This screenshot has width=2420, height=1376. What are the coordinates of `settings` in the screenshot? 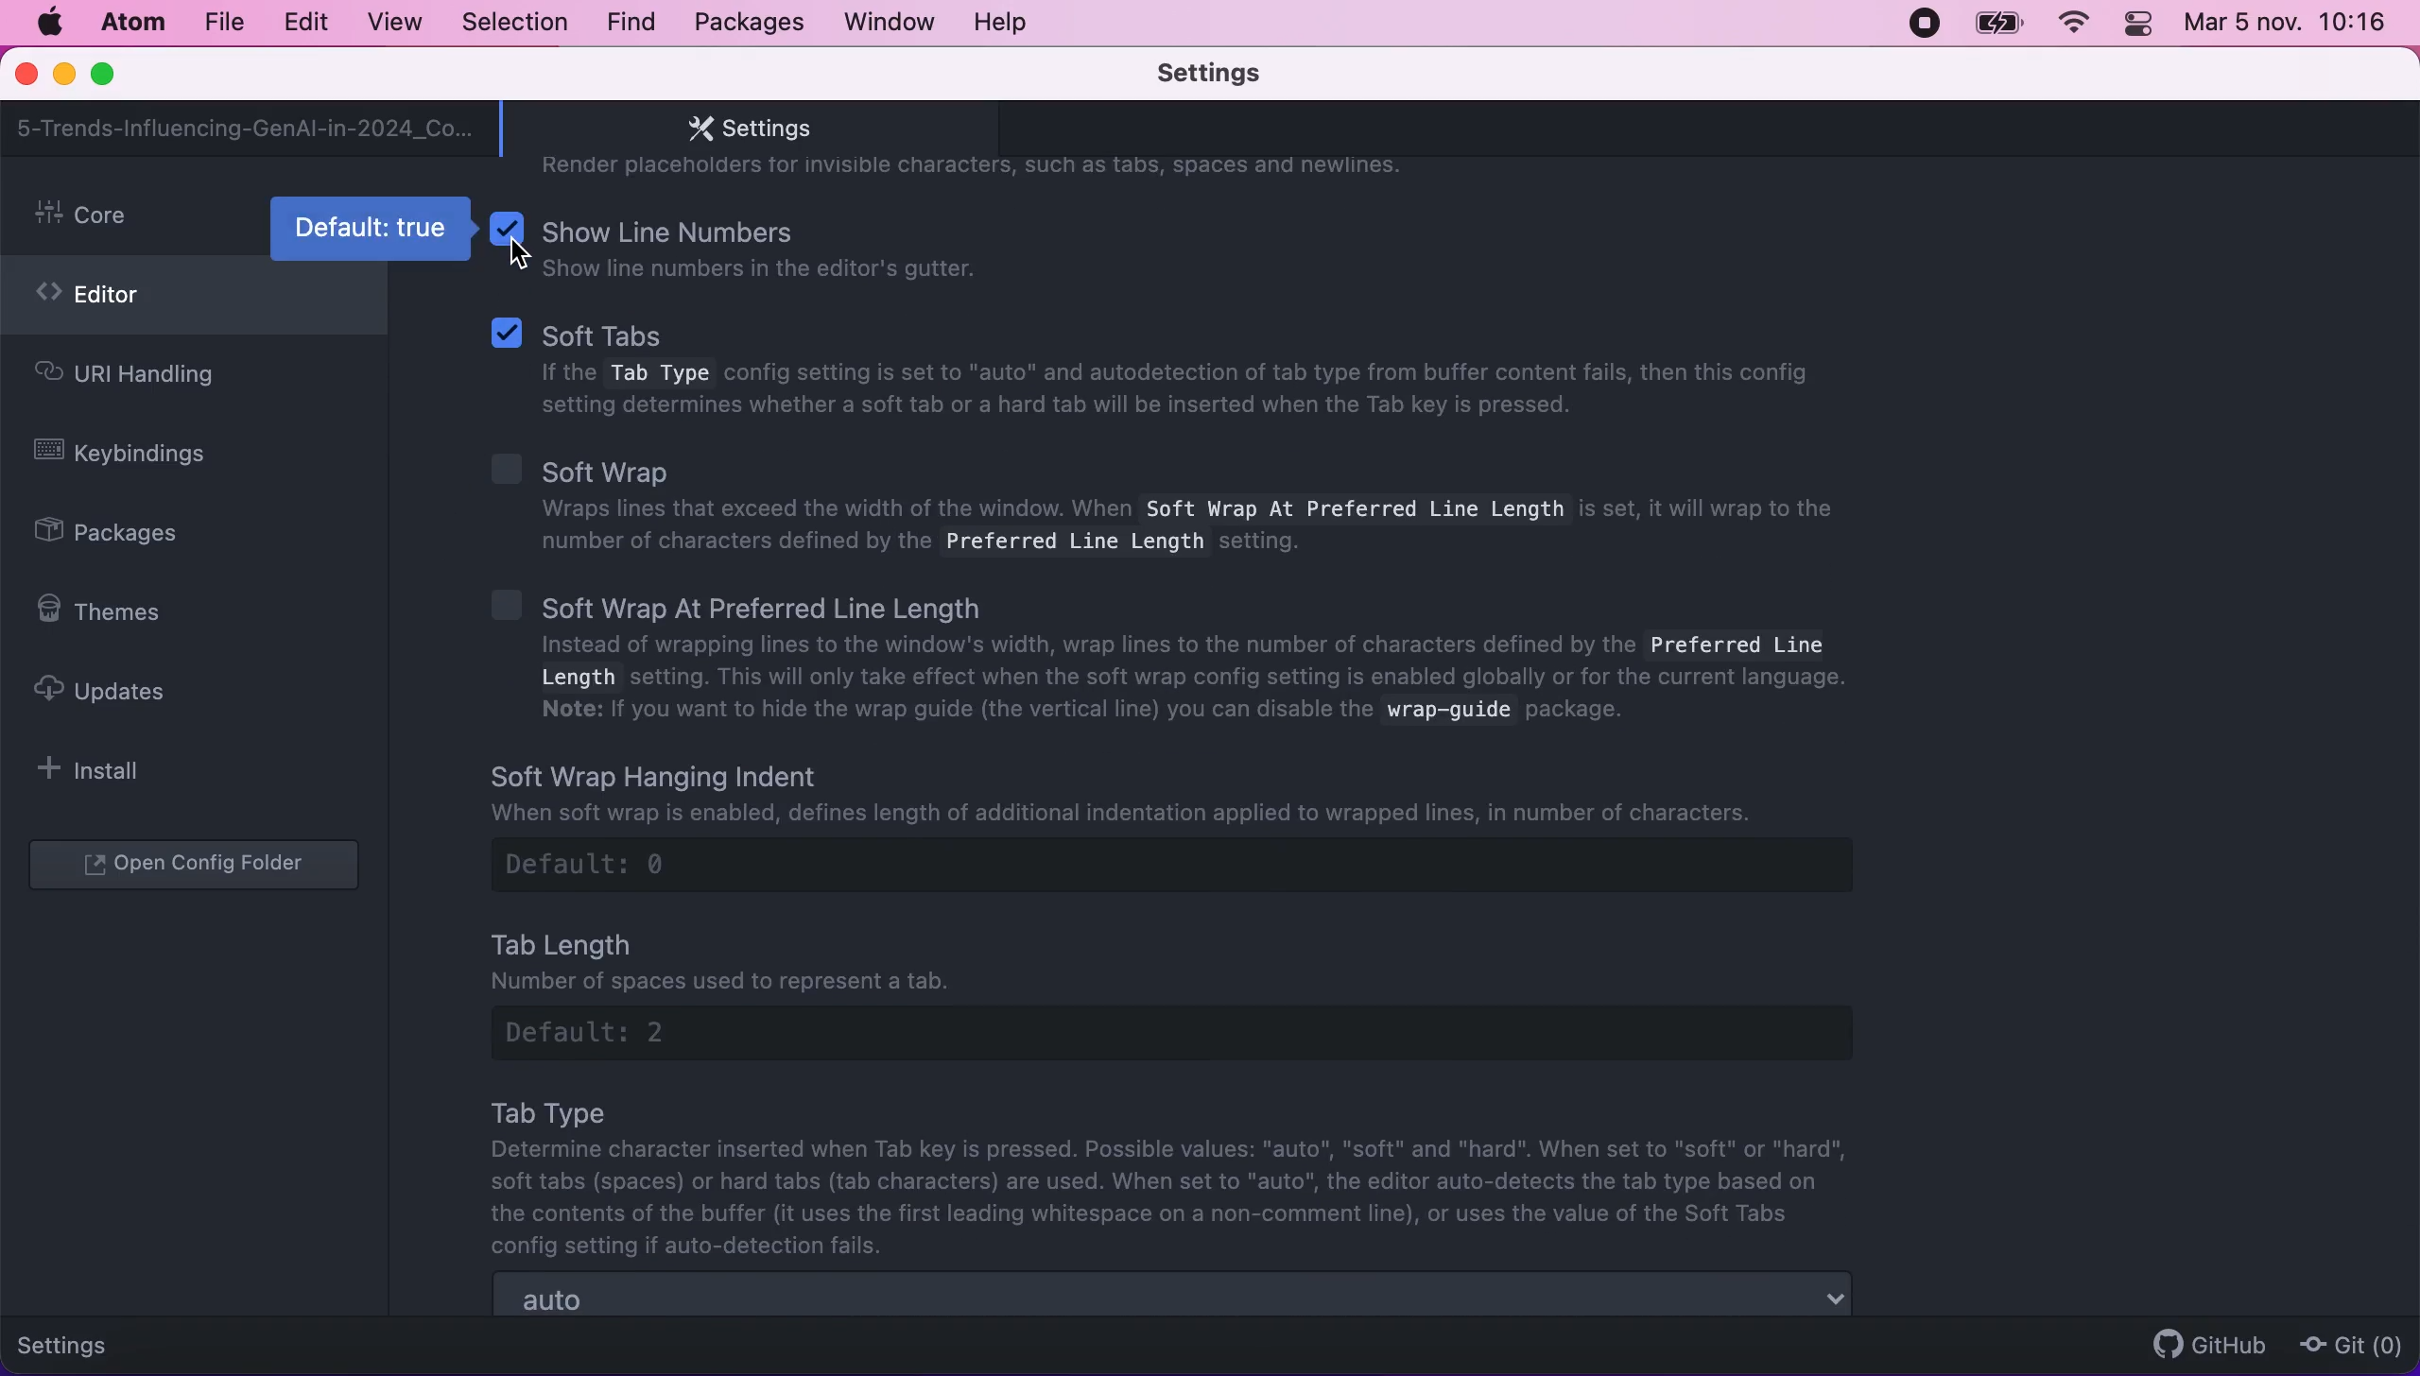 It's located at (78, 1342).